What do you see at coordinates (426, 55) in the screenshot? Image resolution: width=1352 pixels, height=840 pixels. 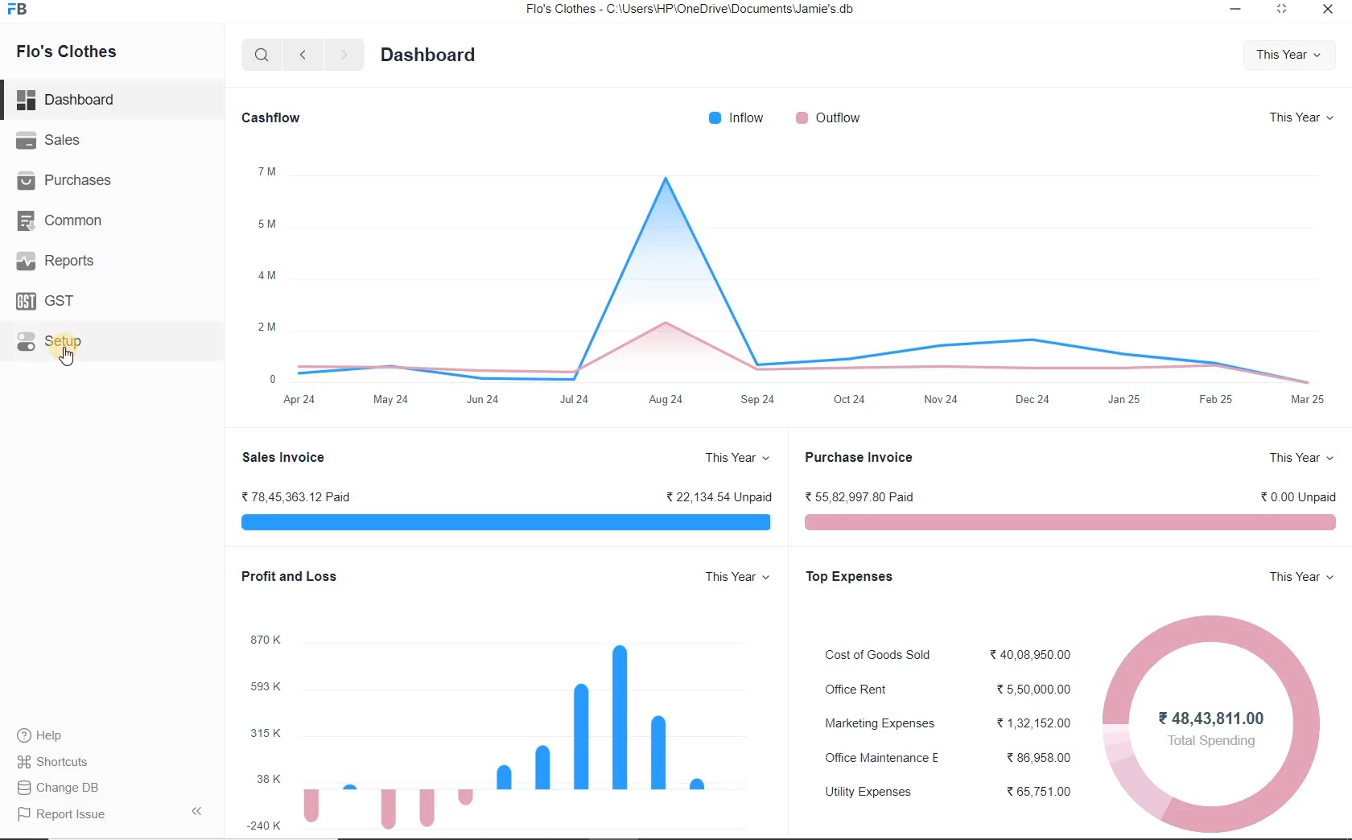 I see `Dashboard` at bounding box center [426, 55].